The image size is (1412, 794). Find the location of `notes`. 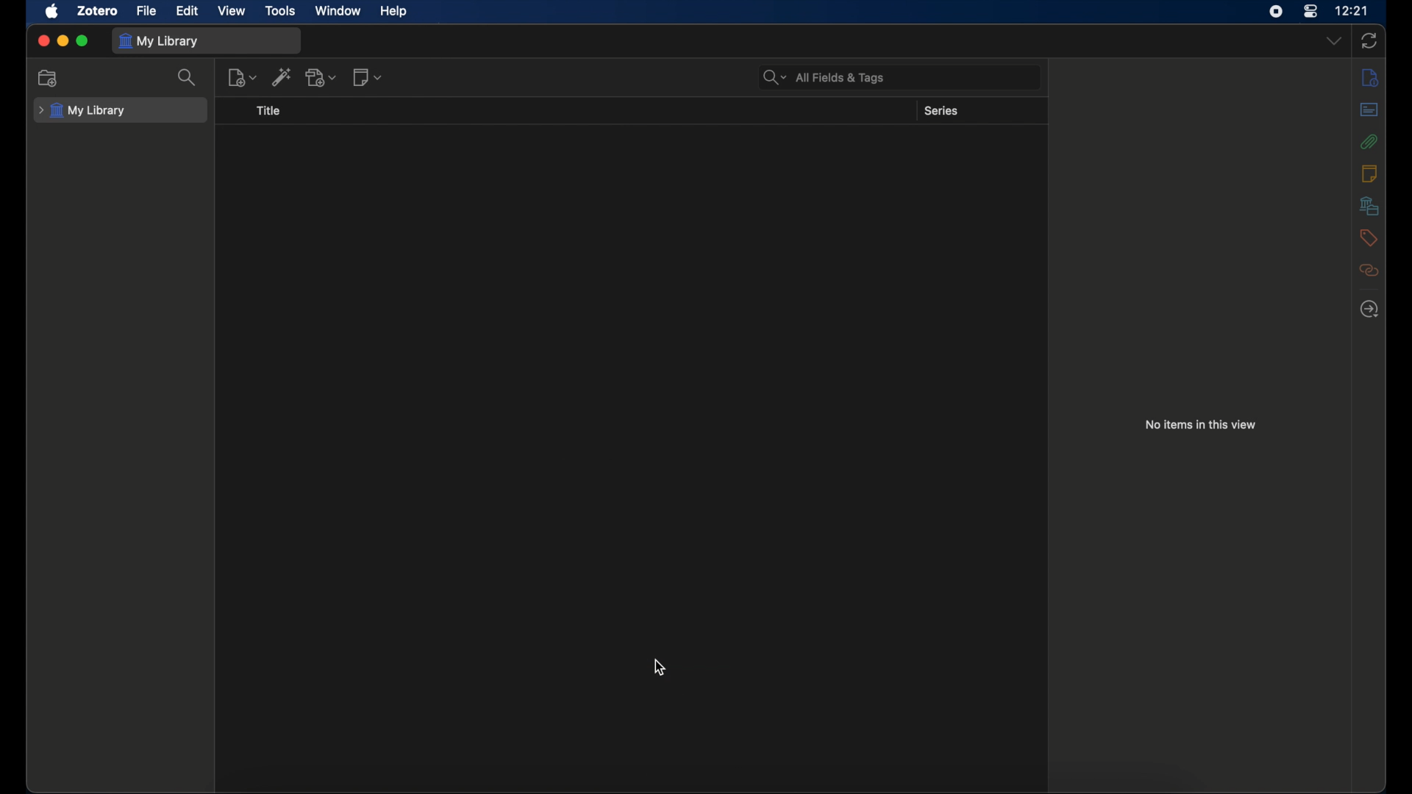

notes is located at coordinates (1369, 174).